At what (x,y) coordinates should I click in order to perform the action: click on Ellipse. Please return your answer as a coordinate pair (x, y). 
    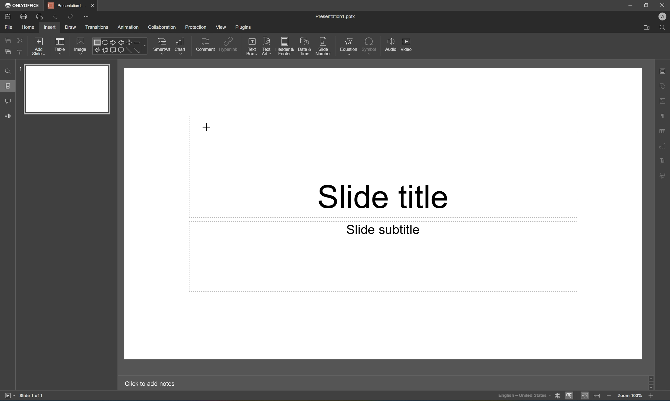
    Looking at the image, I should click on (104, 43).